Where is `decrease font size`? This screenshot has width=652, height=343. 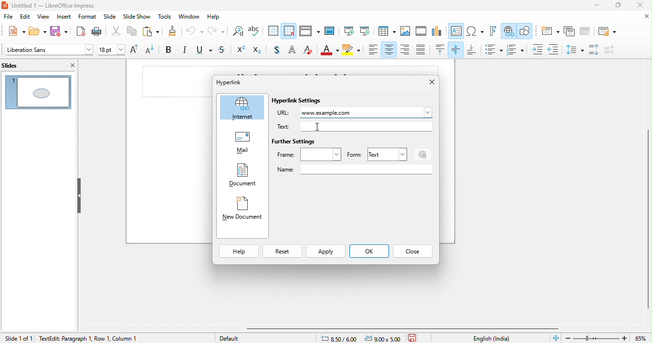 decrease font size is located at coordinates (153, 50).